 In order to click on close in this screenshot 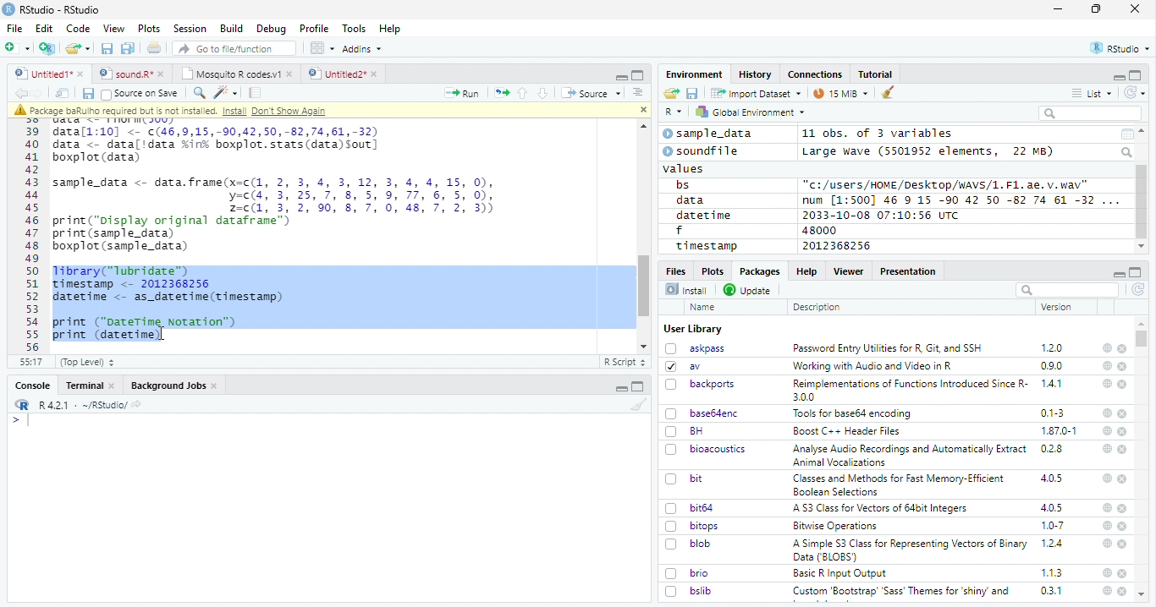, I will do `click(1122, 413)`.